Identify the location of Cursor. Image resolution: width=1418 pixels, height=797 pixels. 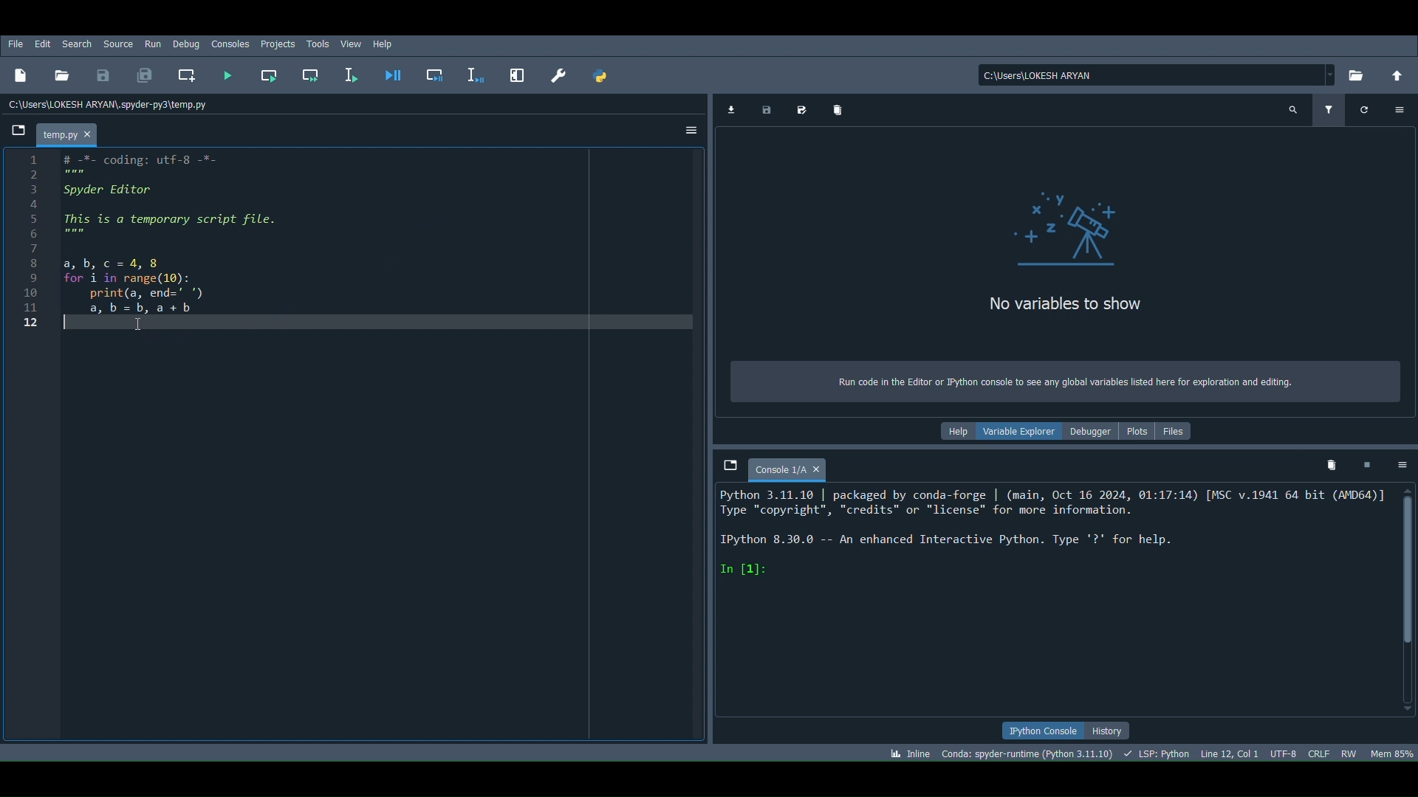
(138, 320).